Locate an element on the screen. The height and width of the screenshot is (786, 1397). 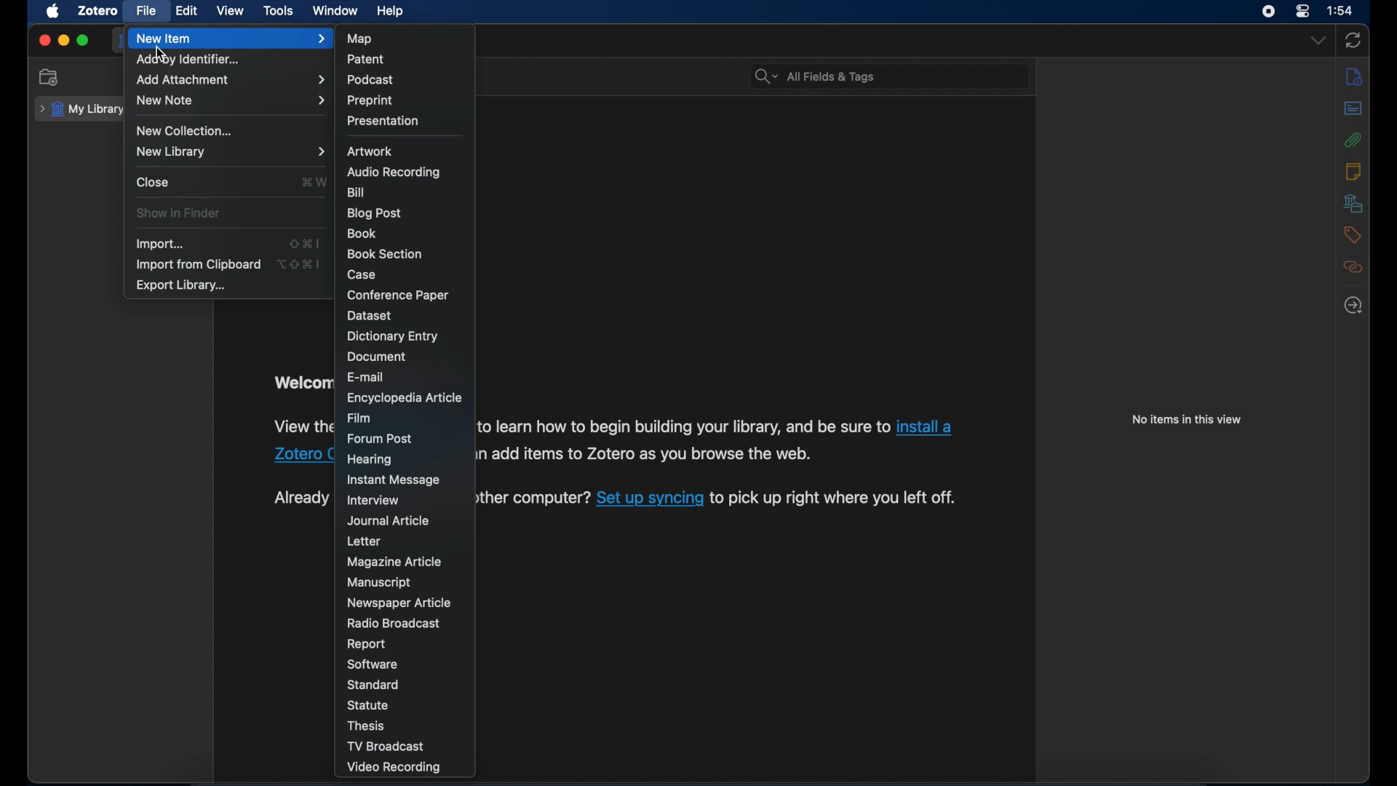
file is located at coordinates (147, 9).